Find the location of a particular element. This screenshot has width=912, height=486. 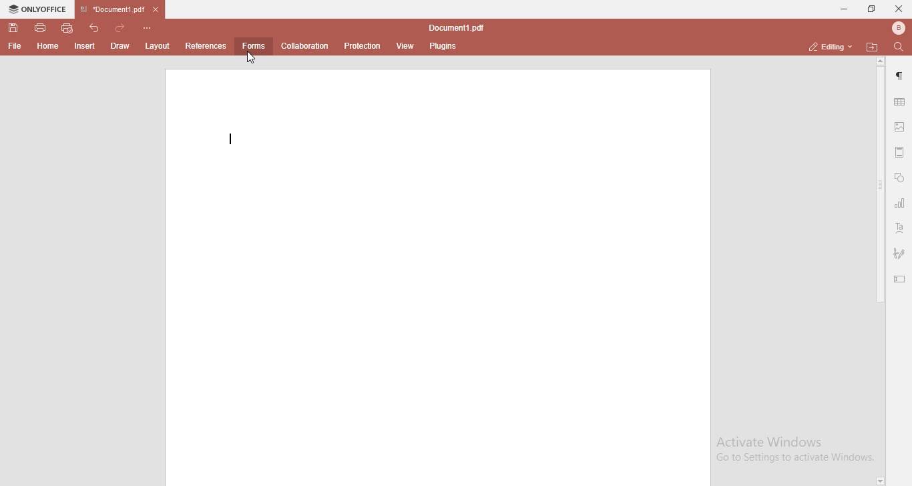

blank page is located at coordinates (436, 277).